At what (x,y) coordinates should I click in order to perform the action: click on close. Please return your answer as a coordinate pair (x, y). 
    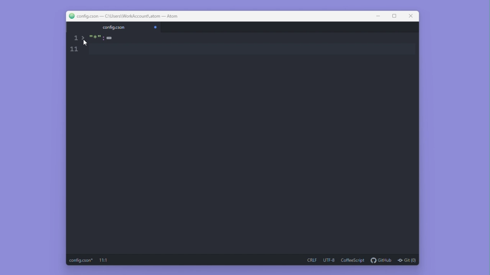
    Looking at the image, I should click on (411, 16).